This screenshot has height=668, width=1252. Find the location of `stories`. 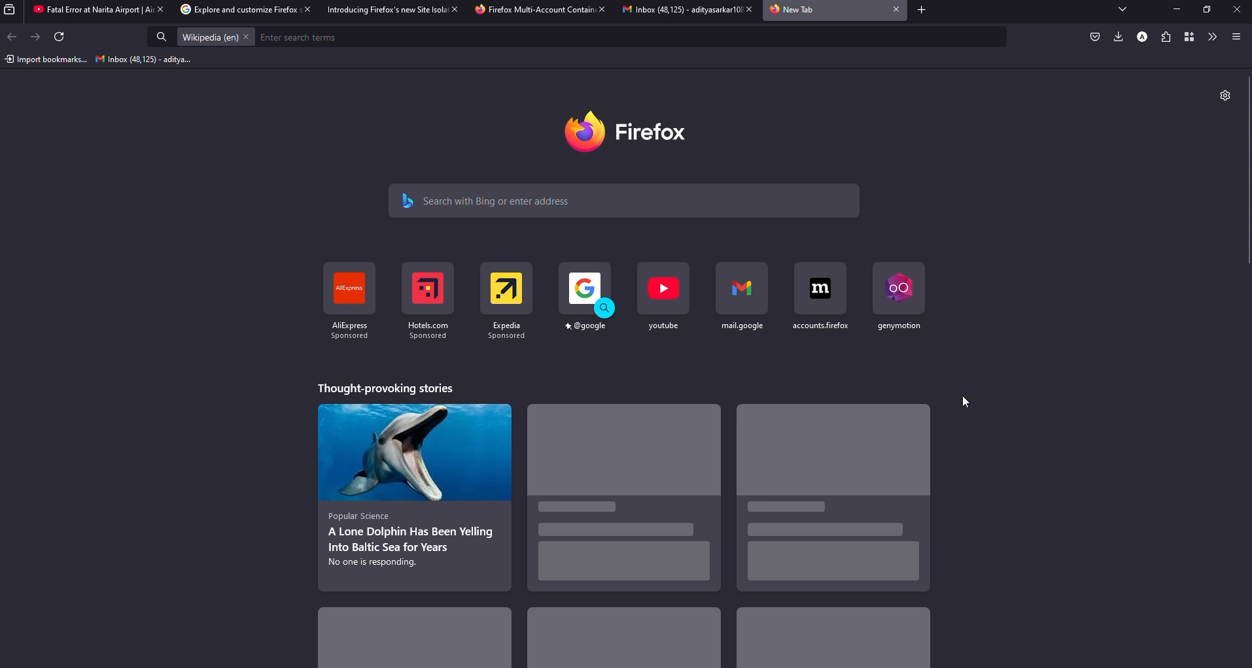

stories is located at coordinates (415, 494).